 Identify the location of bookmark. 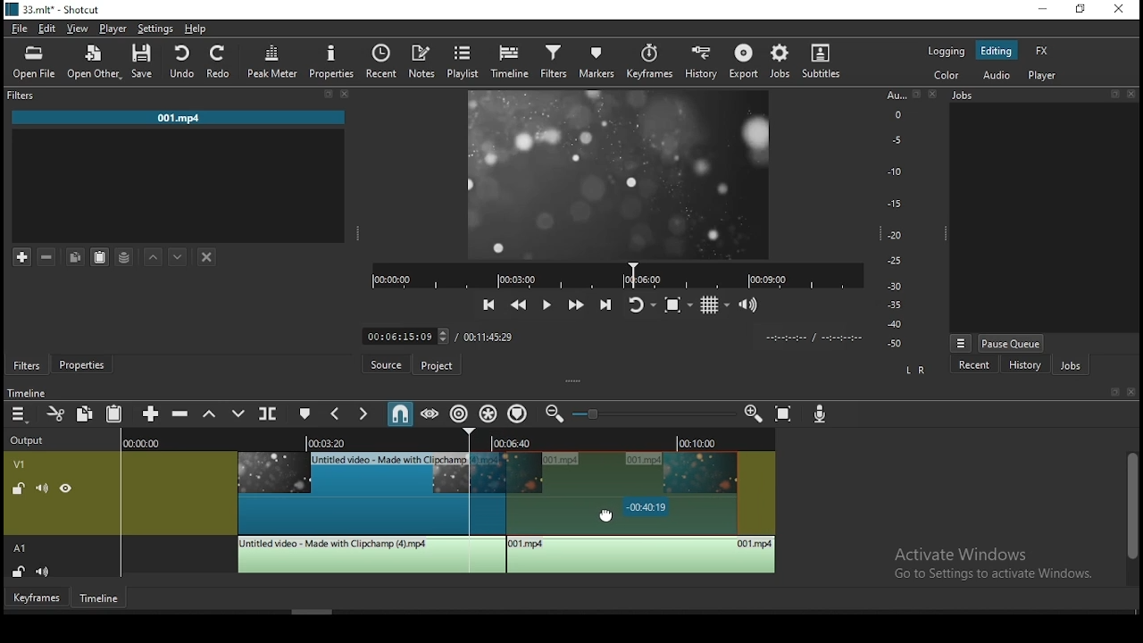
(1111, 392).